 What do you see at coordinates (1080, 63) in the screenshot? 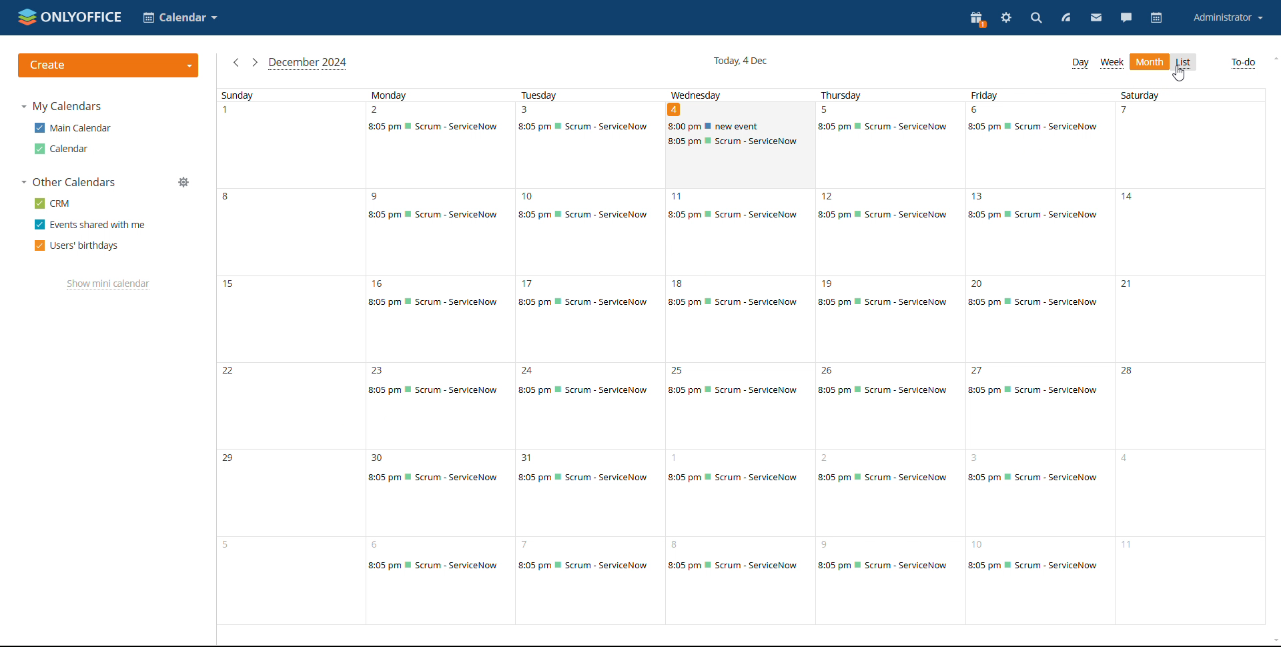
I see `day` at bounding box center [1080, 63].